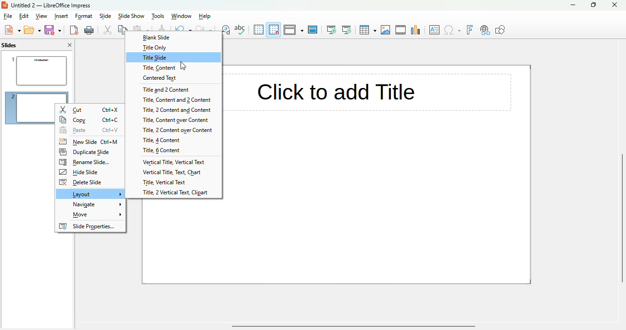 The height and width of the screenshot is (330, 626). What do you see at coordinates (313, 30) in the screenshot?
I see `master slide` at bounding box center [313, 30].